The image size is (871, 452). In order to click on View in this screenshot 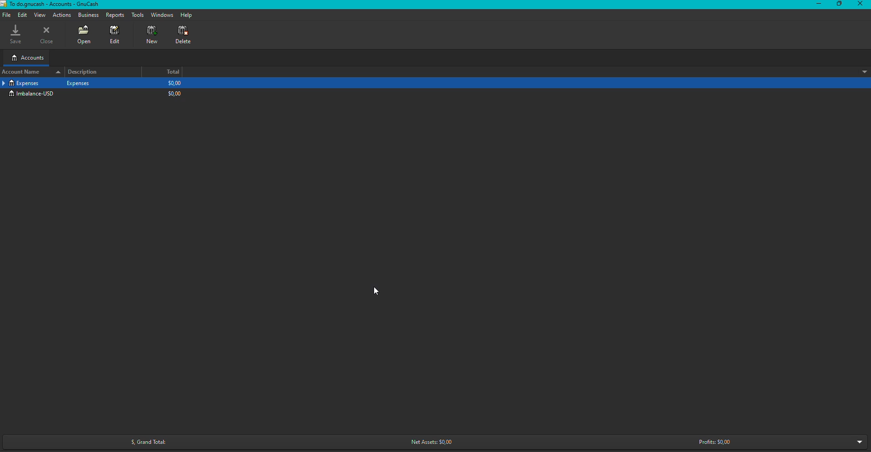, I will do `click(40, 15)`.